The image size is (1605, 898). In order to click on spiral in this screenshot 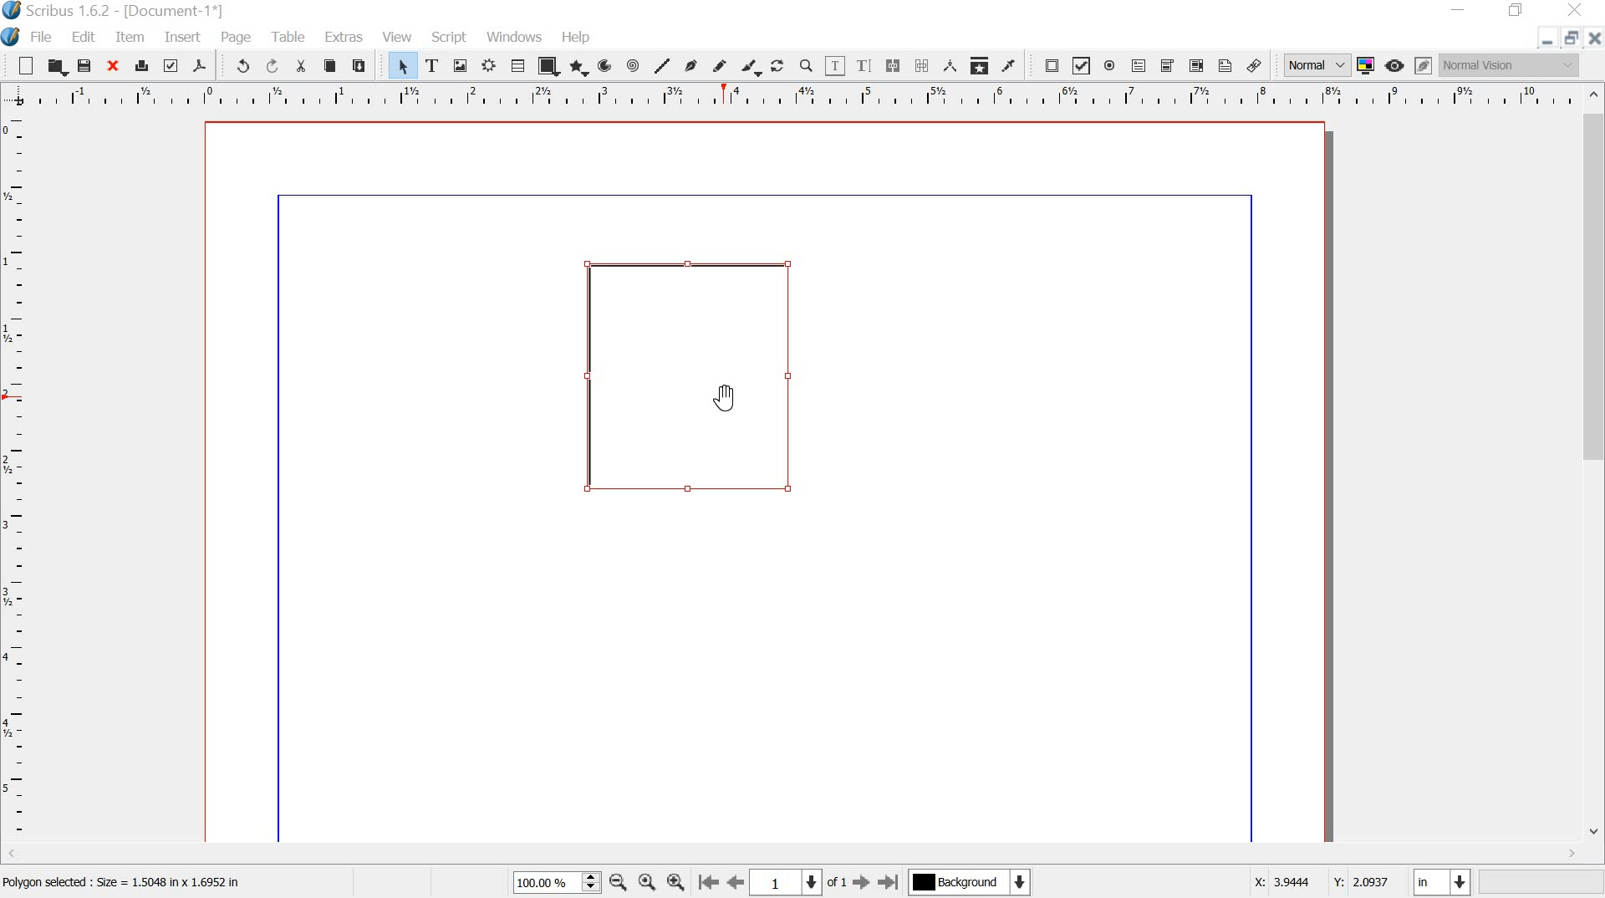, I will do `click(636, 65)`.